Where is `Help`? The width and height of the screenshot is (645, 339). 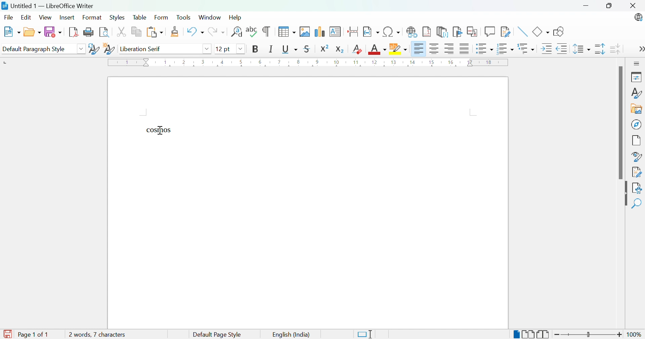
Help is located at coordinates (237, 18).